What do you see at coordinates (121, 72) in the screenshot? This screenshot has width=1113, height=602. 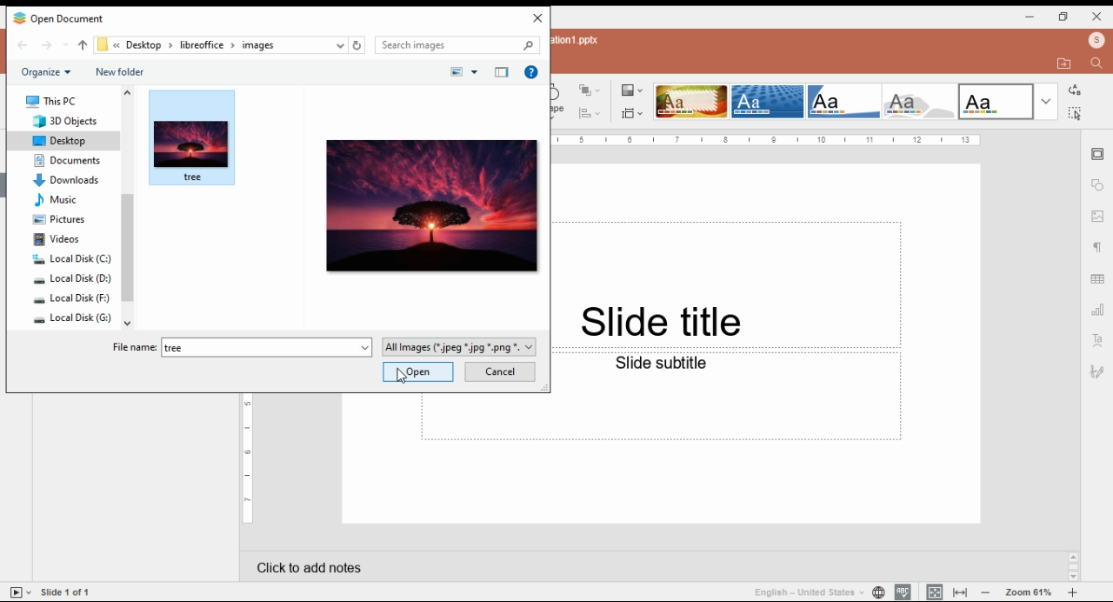 I see `new folder` at bounding box center [121, 72].